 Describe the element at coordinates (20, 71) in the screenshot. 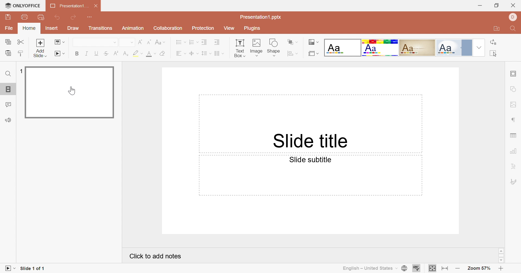

I see `1` at that location.